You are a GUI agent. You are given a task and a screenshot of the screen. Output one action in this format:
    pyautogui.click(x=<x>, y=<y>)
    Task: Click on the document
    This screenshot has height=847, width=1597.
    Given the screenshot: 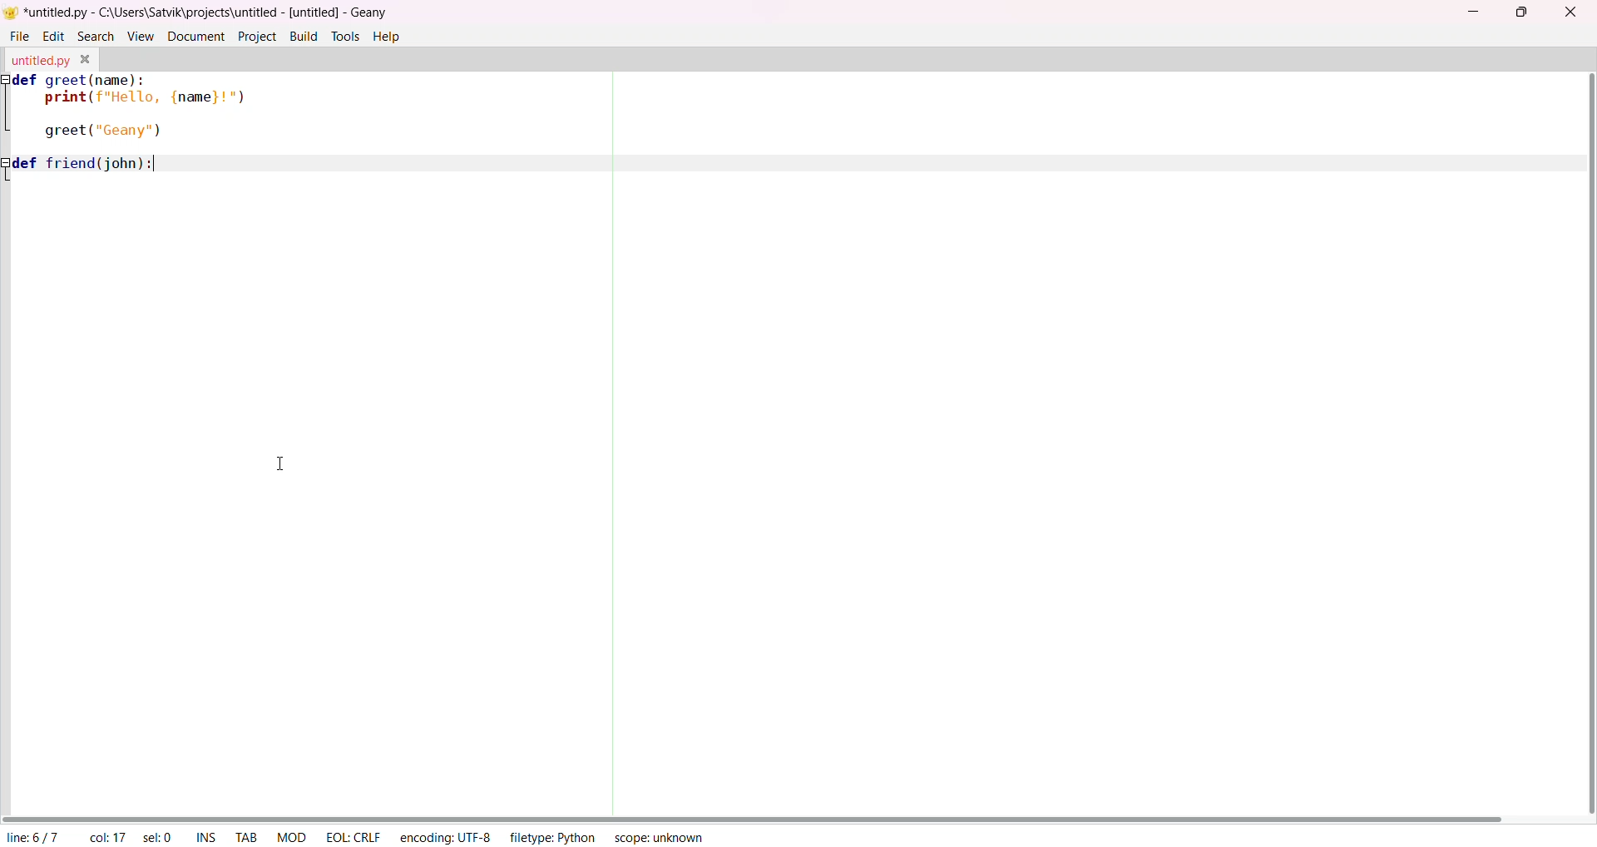 What is the action you would take?
    pyautogui.click(x=197, y=37)
    